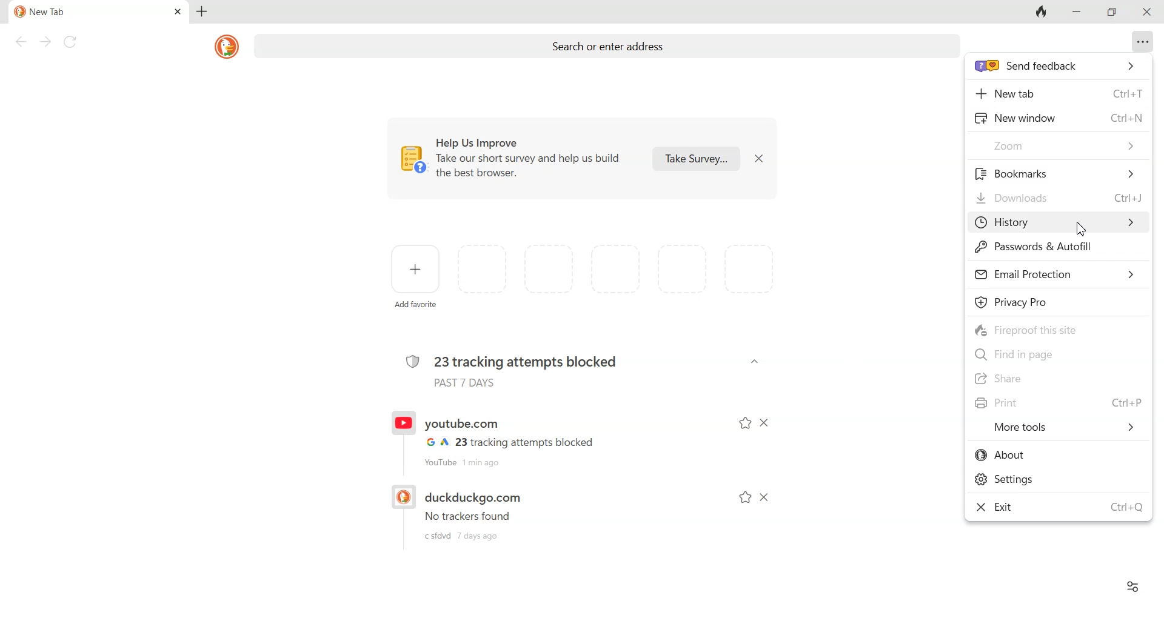  What do you see at coordinates (1058, 273) in the screenshot?
I see `Email Protection` at bounding box center [1058, 273].